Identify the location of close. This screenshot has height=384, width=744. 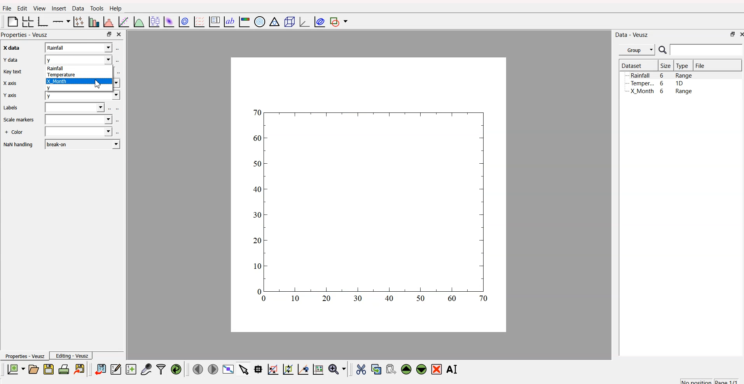
(120, 35).